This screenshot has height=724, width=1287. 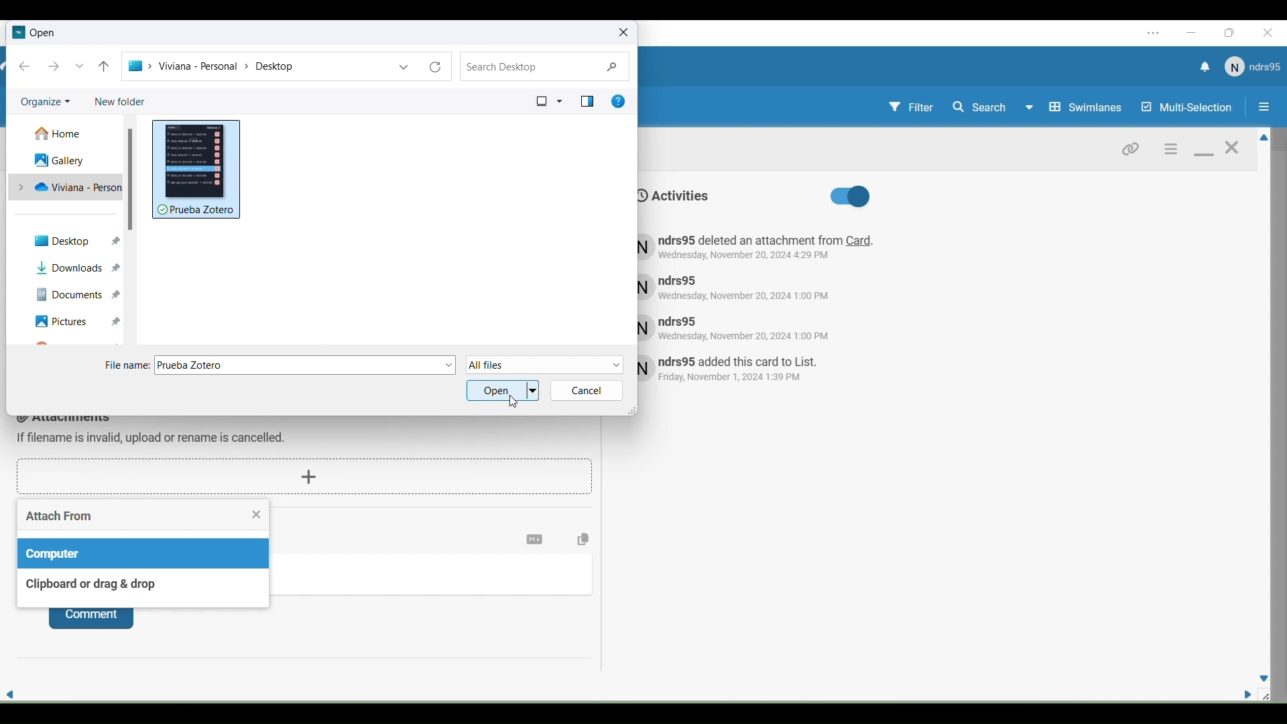 What do you see at coordinates (750, 327) in the screenshot?
I see `Text` at bounding box center [750, 327].